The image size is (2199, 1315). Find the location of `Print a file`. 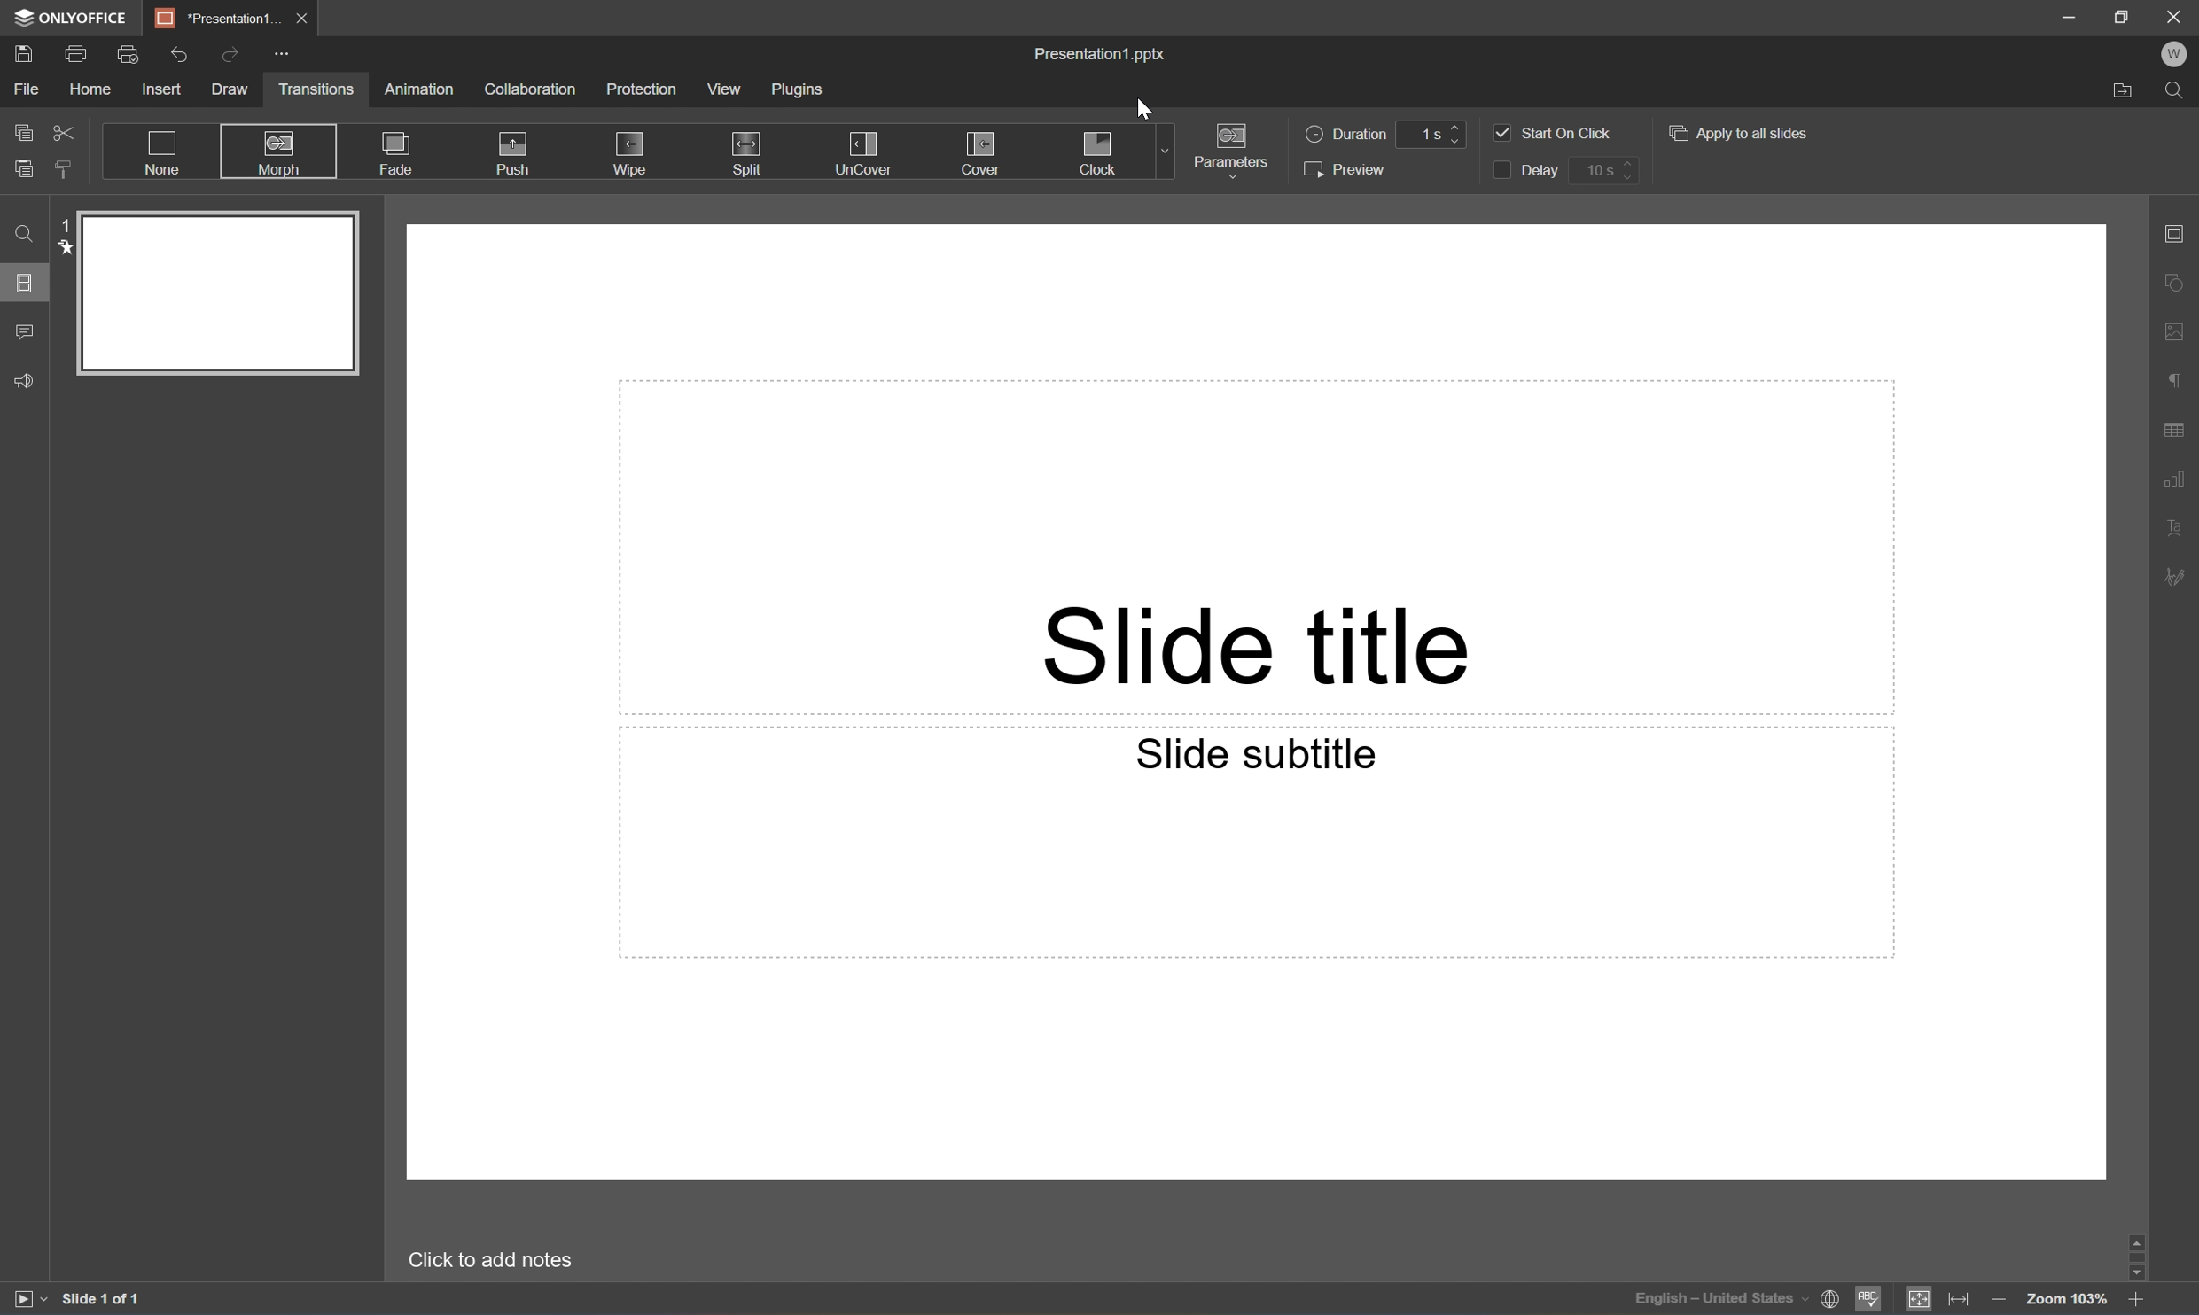

Print a file is located at coordinates (80, 51).